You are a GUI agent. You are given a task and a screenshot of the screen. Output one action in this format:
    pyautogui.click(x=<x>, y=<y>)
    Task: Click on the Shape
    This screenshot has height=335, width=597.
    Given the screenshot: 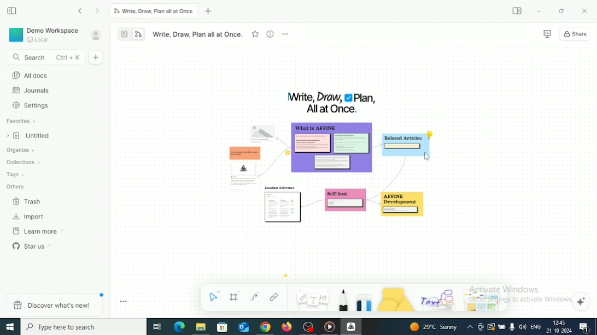 What is the action you would take?
    pyautogui.click(x=396, y=299)
    